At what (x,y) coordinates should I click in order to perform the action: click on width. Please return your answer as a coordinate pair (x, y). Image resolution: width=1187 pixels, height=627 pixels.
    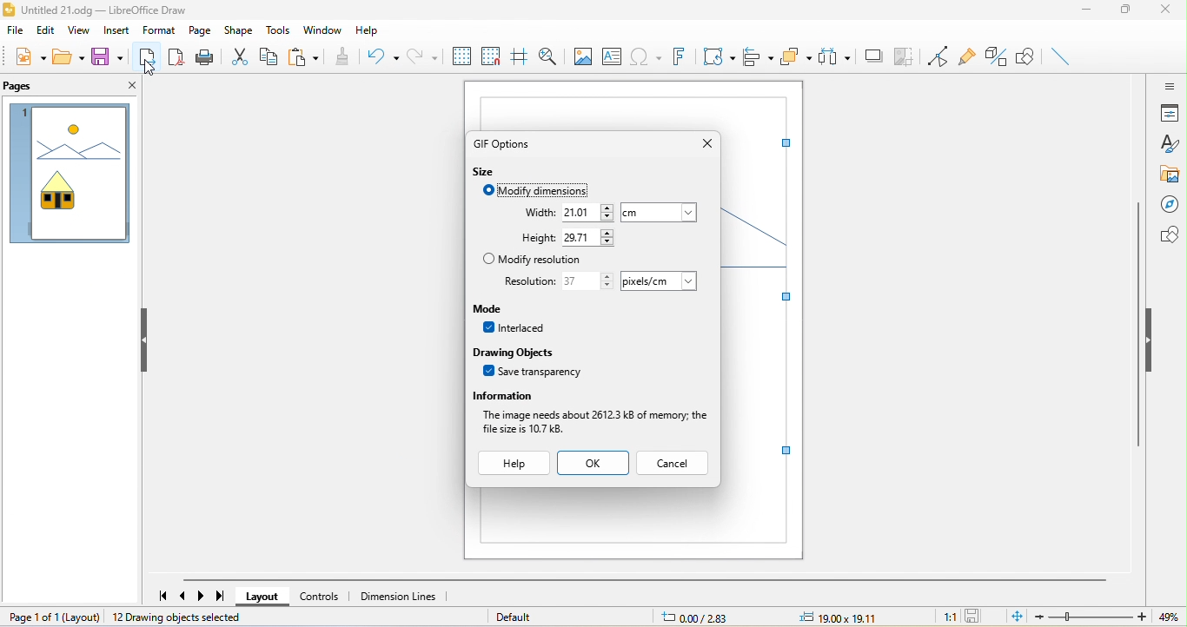
    Looking at the image, I should click on (526, 212).